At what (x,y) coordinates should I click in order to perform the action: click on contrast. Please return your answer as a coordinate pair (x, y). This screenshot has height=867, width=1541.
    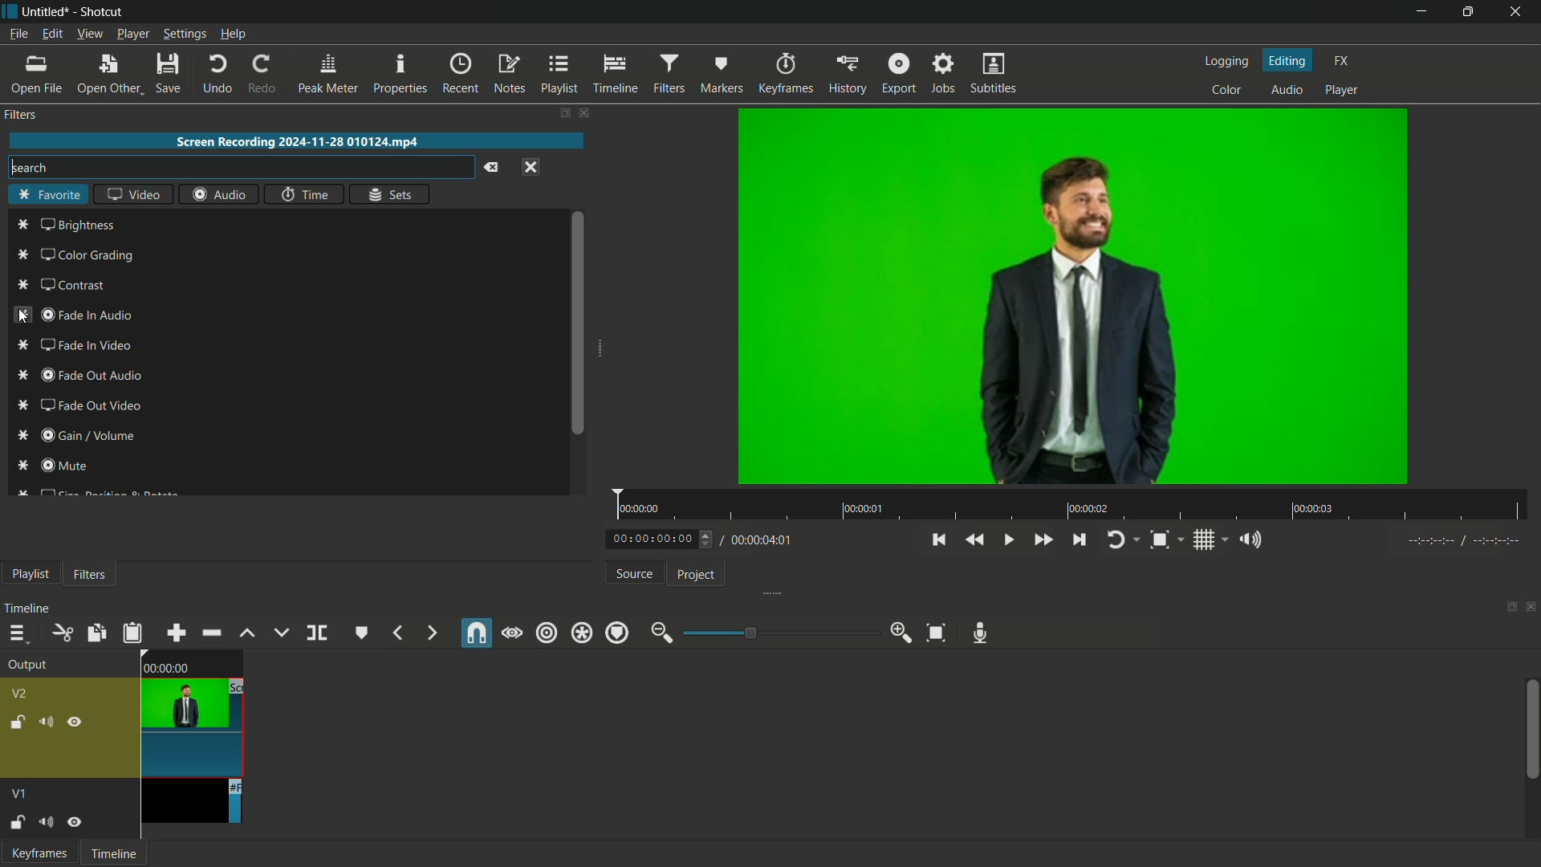
    Looking at the image, I should click on (64, 285).